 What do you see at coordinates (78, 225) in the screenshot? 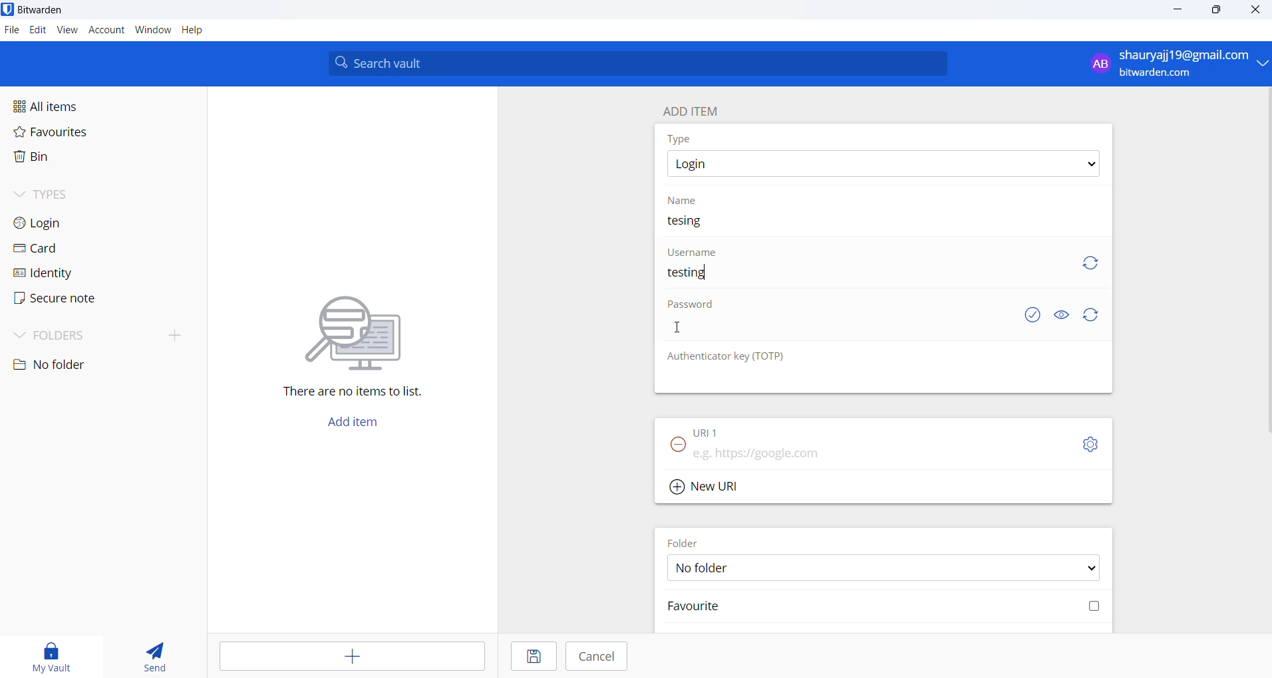
I see `login` at bounding box center [78, 225].